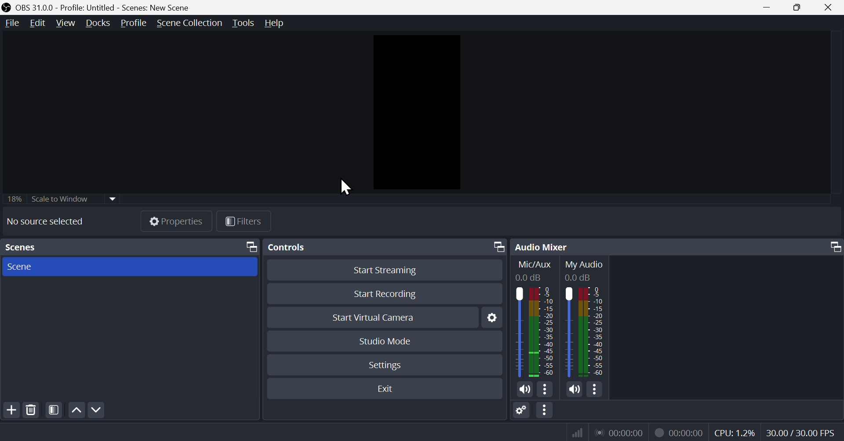 This screenshot has height=441, width=844. Describe the element at coordinates (37, 23) in the screenshot. I see `Edit` at that location.